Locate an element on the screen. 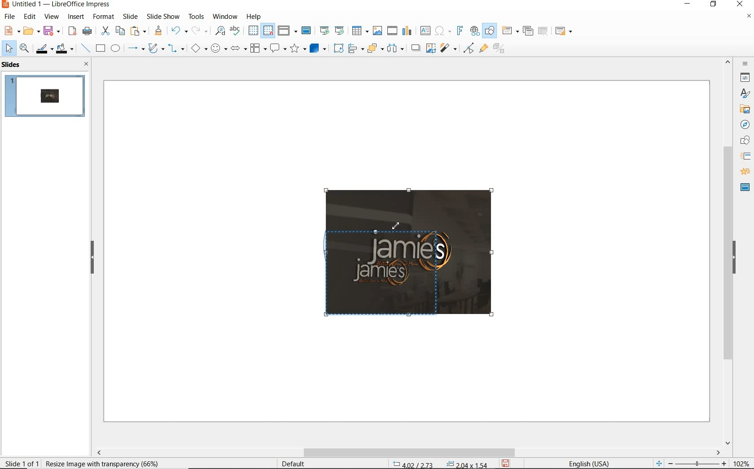 The height and width of the screenshot is (469, 754). slide is located at coordinates (130, 17).